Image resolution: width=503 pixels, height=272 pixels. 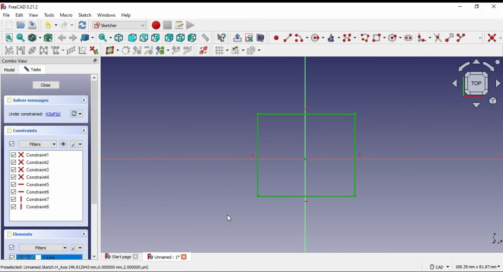 I want to click on select view, so click(x=475, y=83).